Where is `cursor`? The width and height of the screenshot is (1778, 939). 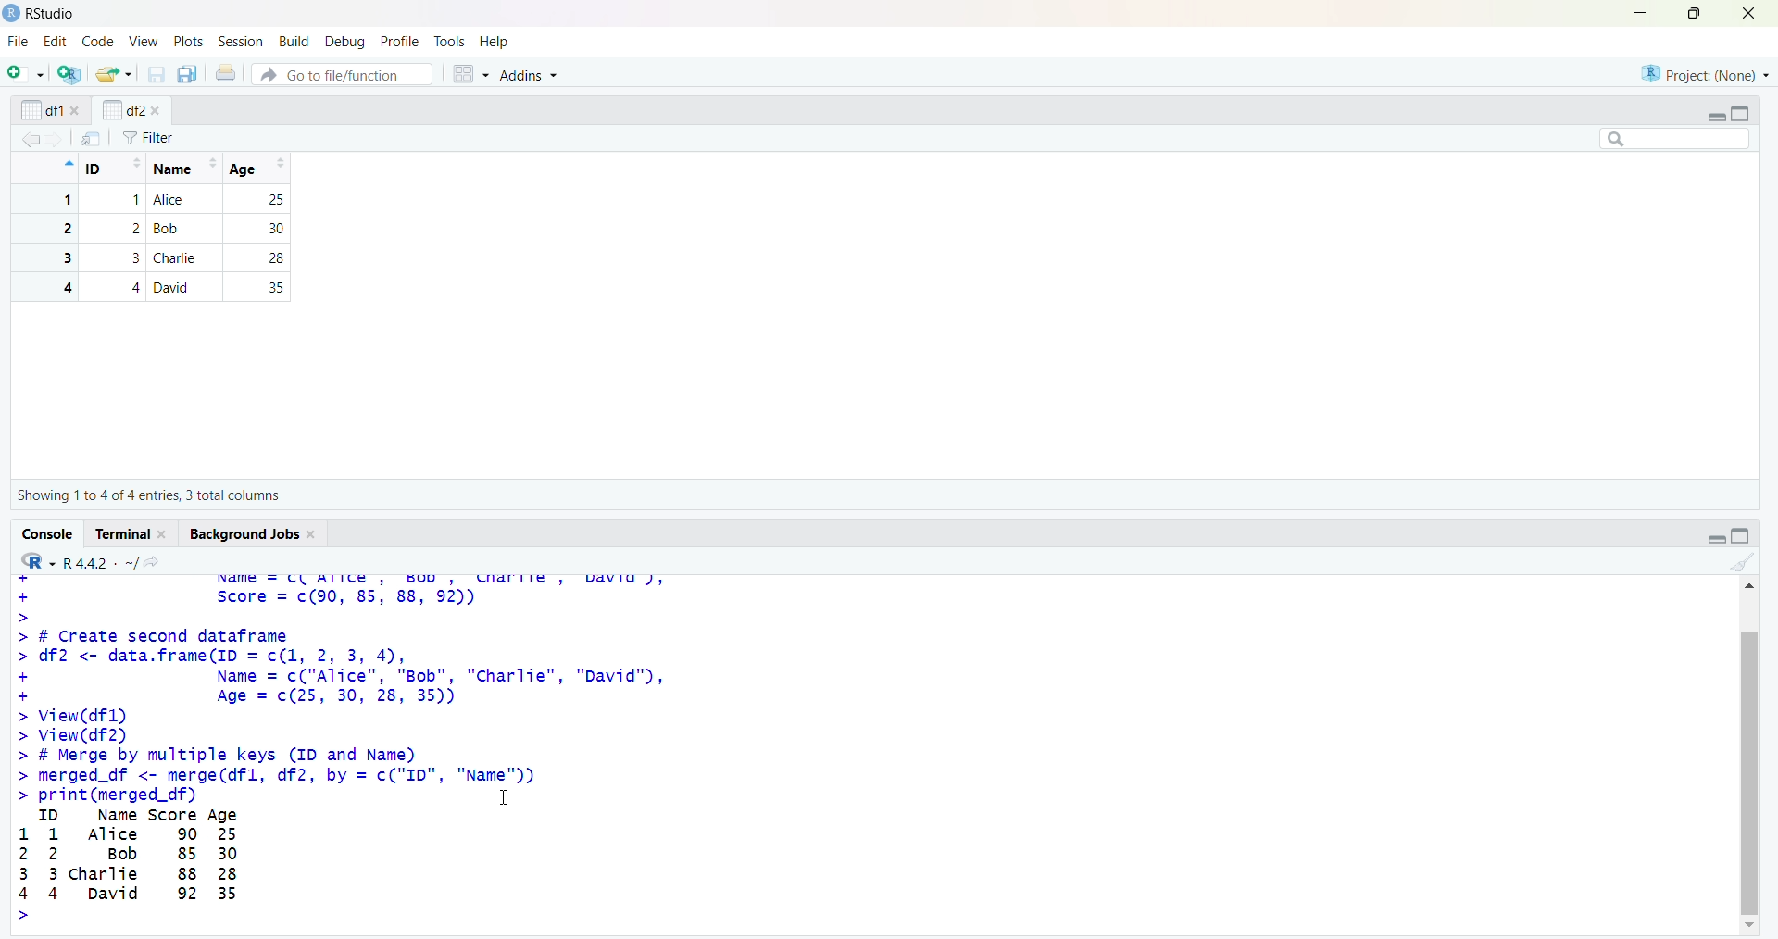 cursor is located at coordinates (505, 796).